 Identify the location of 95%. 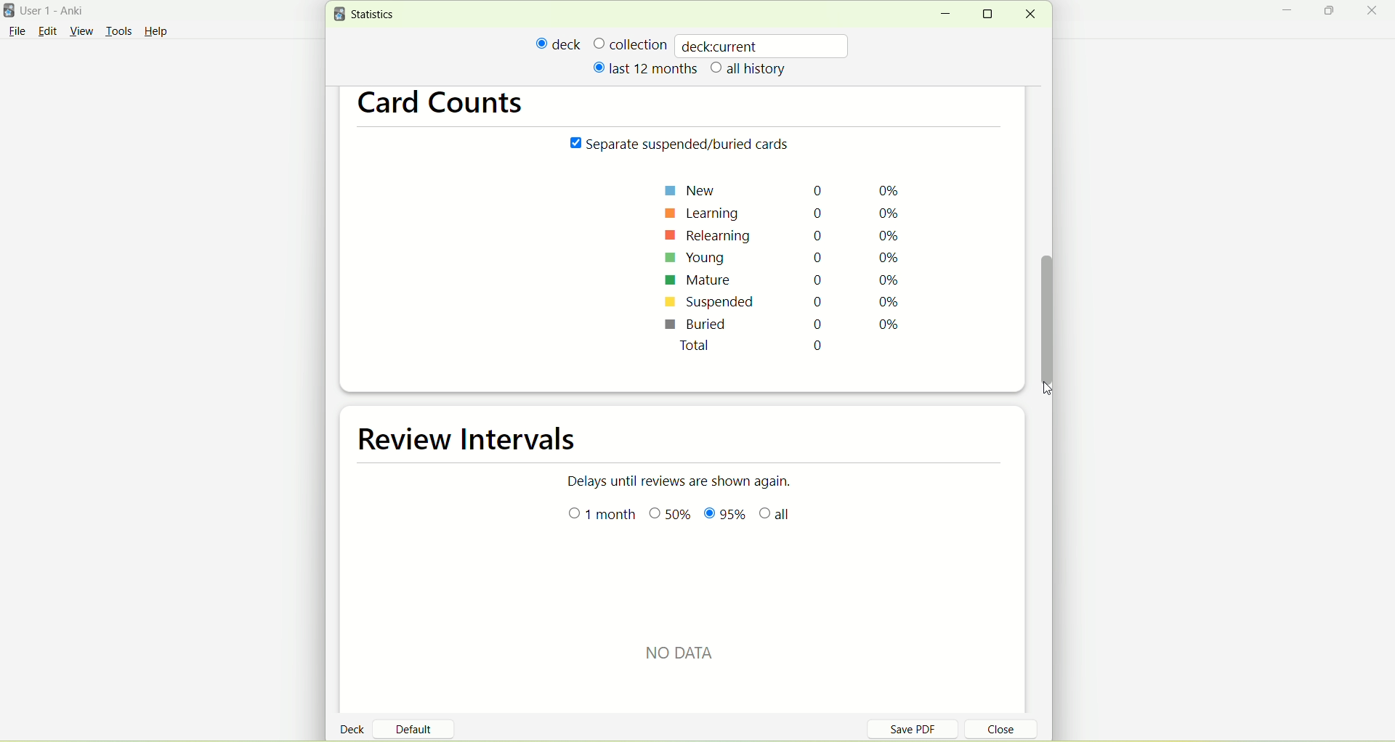
(724, 515).